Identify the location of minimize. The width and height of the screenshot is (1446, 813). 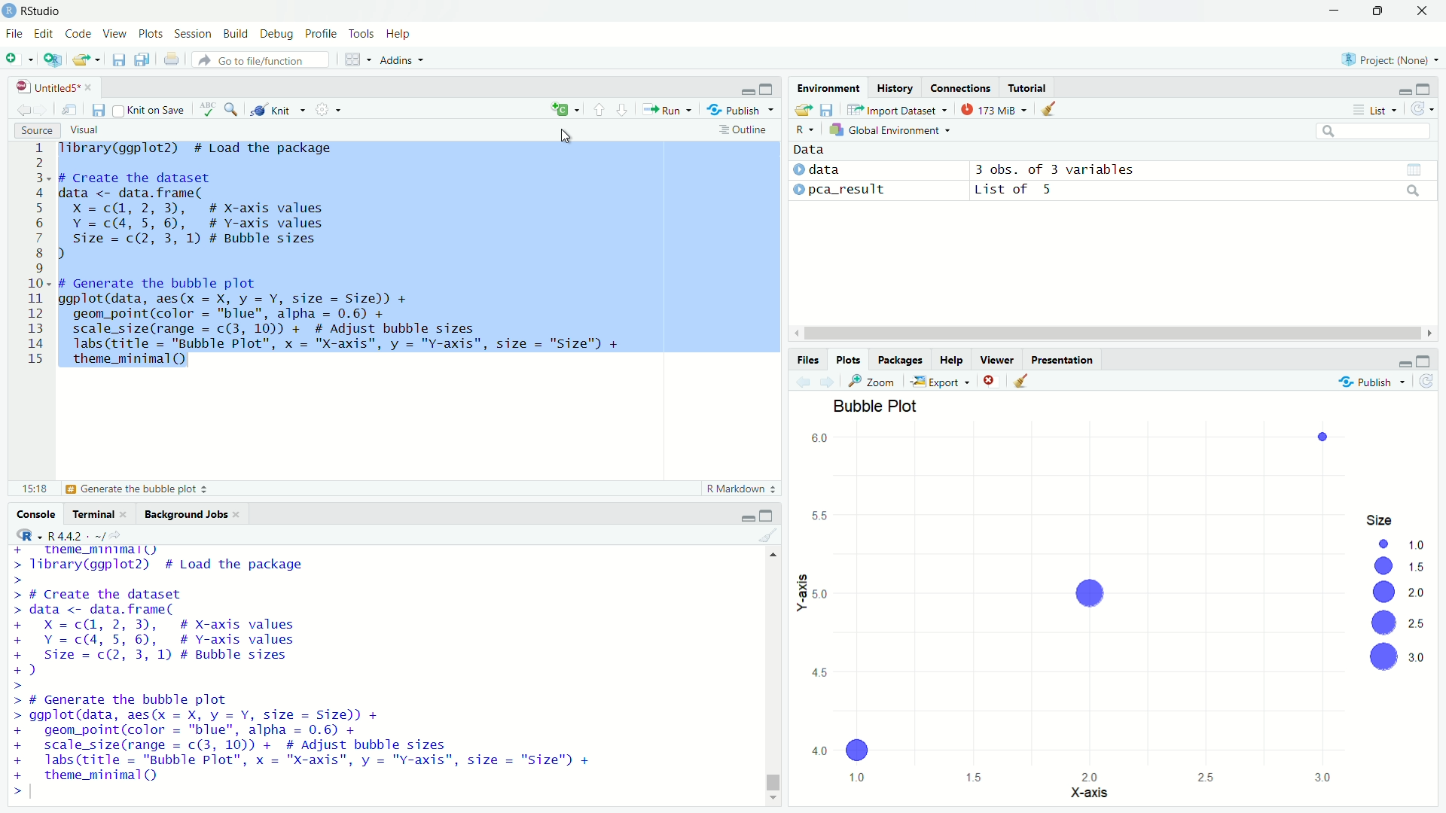
(747, 87).